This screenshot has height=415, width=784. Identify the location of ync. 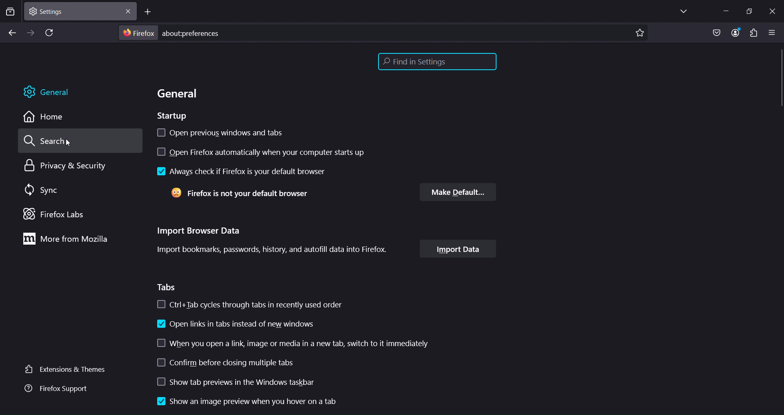
(44, 190).